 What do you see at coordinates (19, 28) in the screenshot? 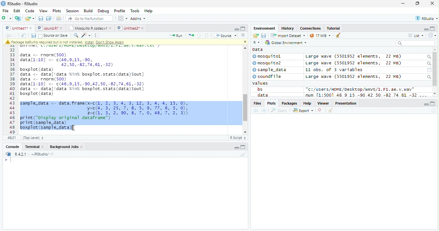
I see `Untitied1*` at bounding box center [19, 28].